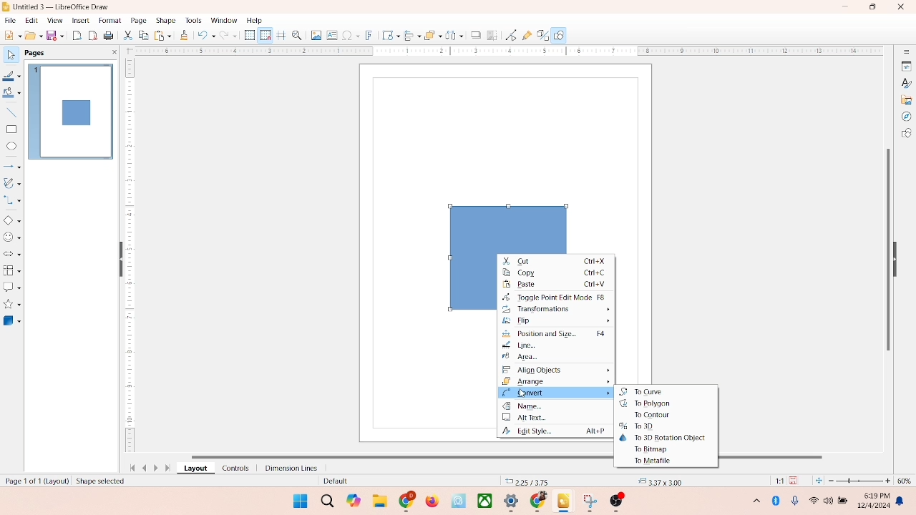 The image size is (916, 515). Describe the element at coordinates (899, 257) in the screenshot. I see `hide` at that location.